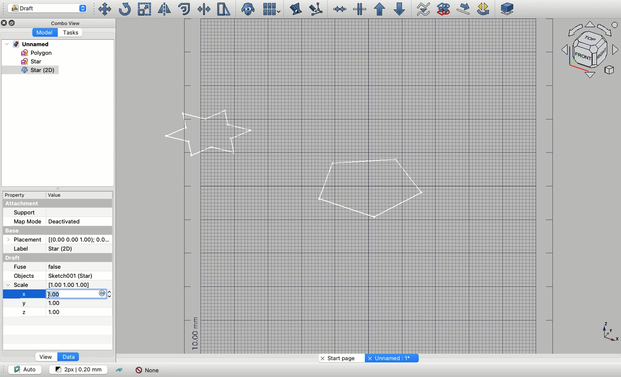  What do you see at coordinates (163, 9) in the screenshot?
I see `Mirror` at bounding box center [163, 9].